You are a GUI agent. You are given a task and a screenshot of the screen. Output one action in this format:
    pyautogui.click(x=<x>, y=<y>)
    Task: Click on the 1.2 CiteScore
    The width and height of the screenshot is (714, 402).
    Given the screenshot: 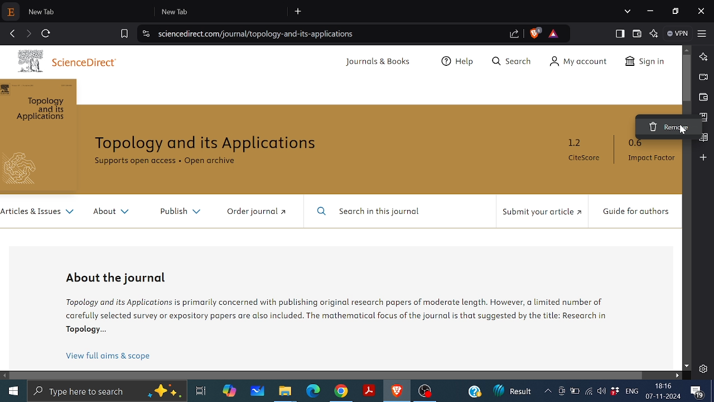 What is the action you would take?
    pyautogui.click(x=587, y=151)
    